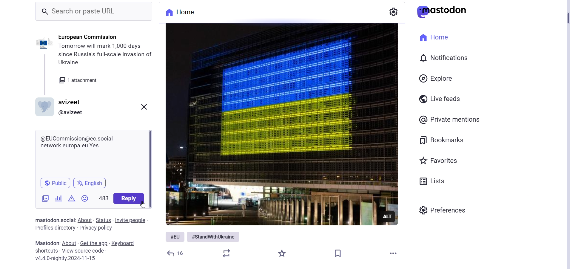 The width and height of the screenshot is (570, 269). I want to click on Post Information, so click(98, 63).